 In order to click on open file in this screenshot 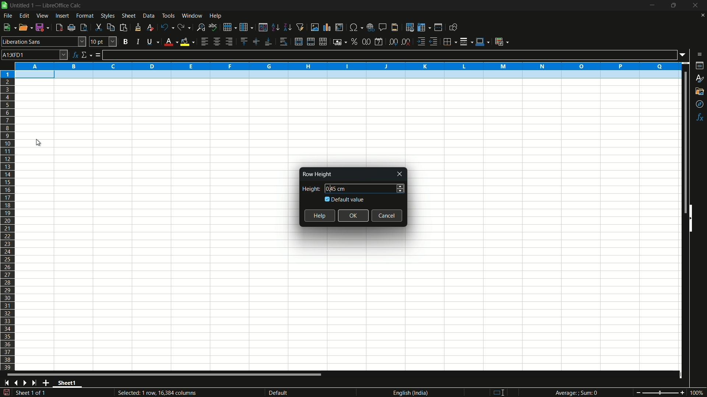, I will do `click(26, 28)`.